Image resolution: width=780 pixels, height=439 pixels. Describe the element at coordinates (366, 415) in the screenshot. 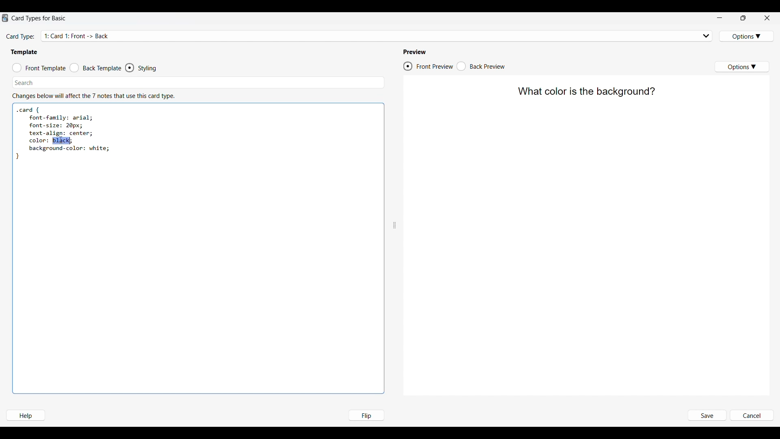

I see `Flip` at that location.